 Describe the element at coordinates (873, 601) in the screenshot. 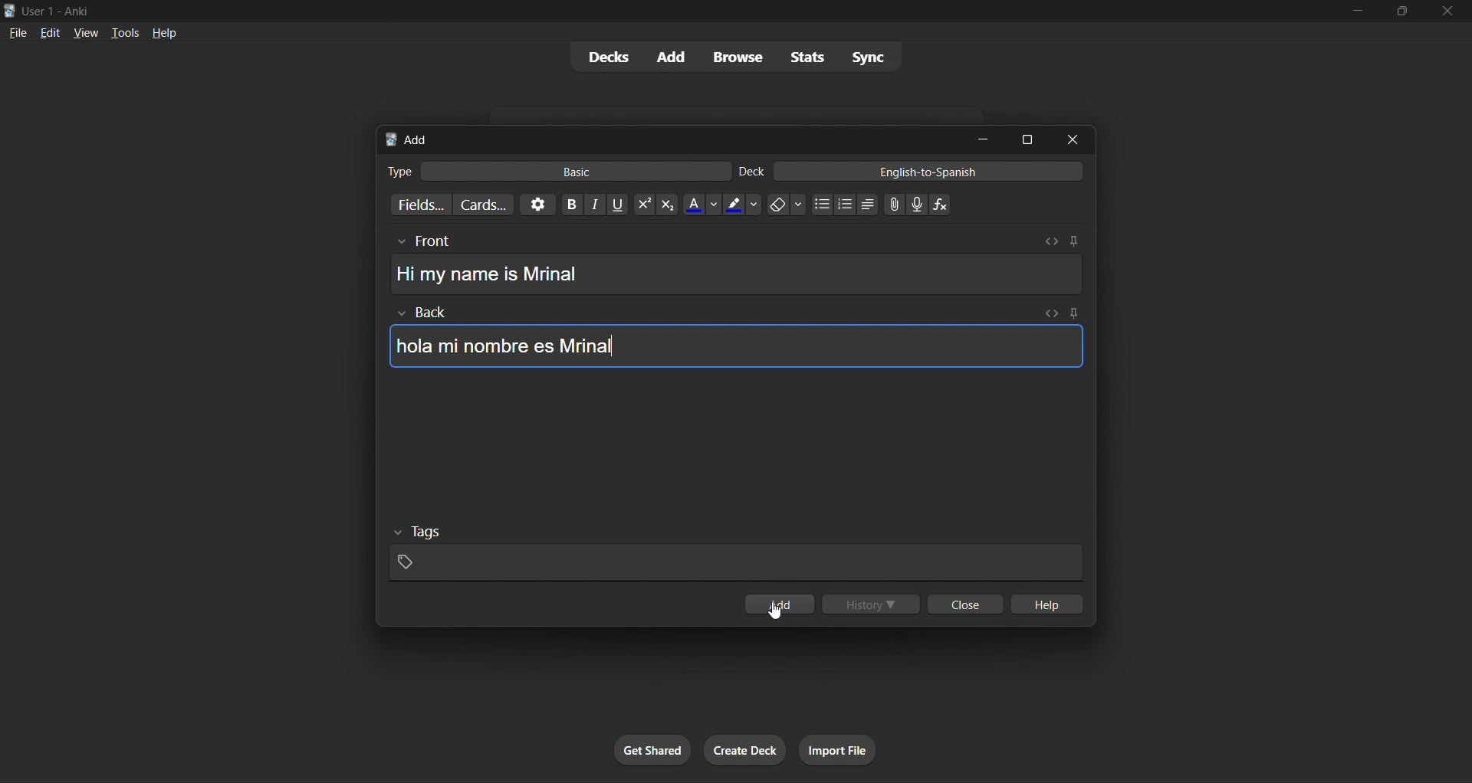

I see `history` at that location.